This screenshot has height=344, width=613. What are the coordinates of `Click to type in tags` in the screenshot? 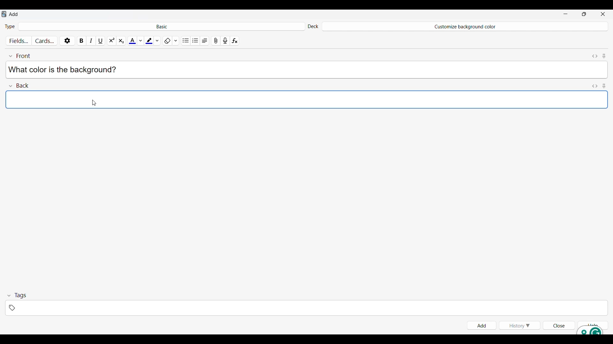 It's located at (306, 308).